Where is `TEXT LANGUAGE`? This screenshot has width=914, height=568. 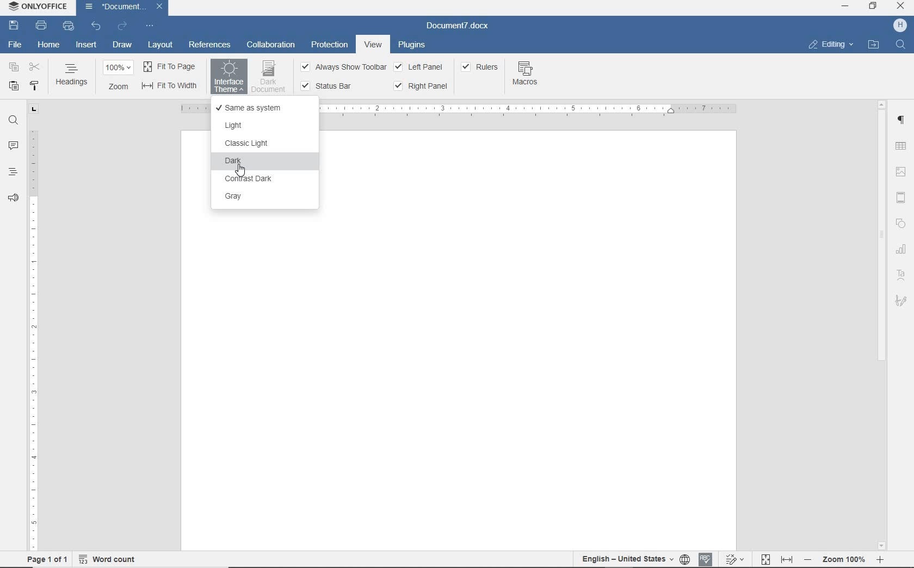
TEXT LANGUAGE is located at coordinates (626, 559).